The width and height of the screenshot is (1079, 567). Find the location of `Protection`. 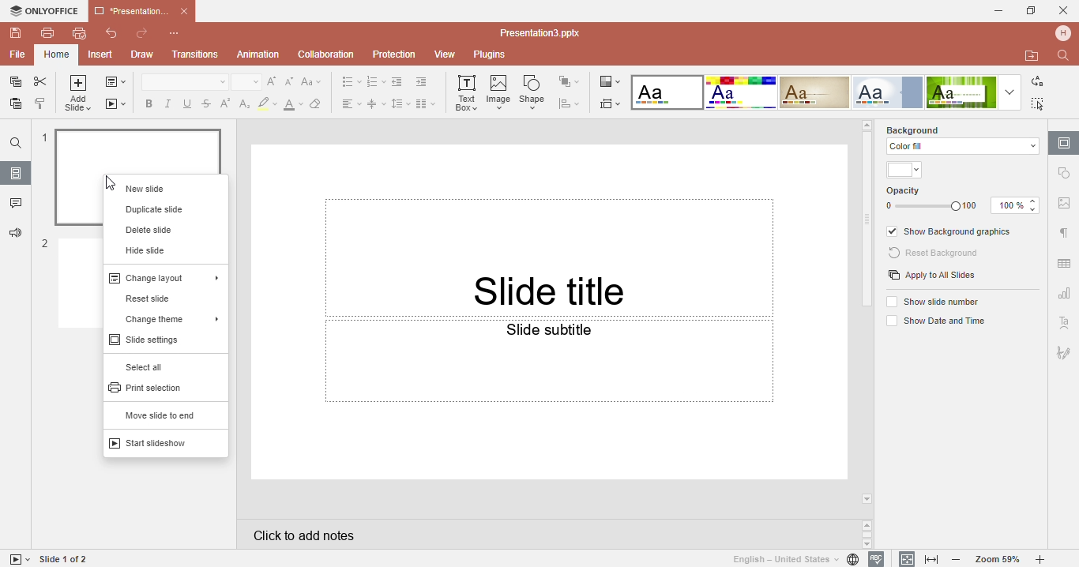

Protection is located at coordinates (397, 54).